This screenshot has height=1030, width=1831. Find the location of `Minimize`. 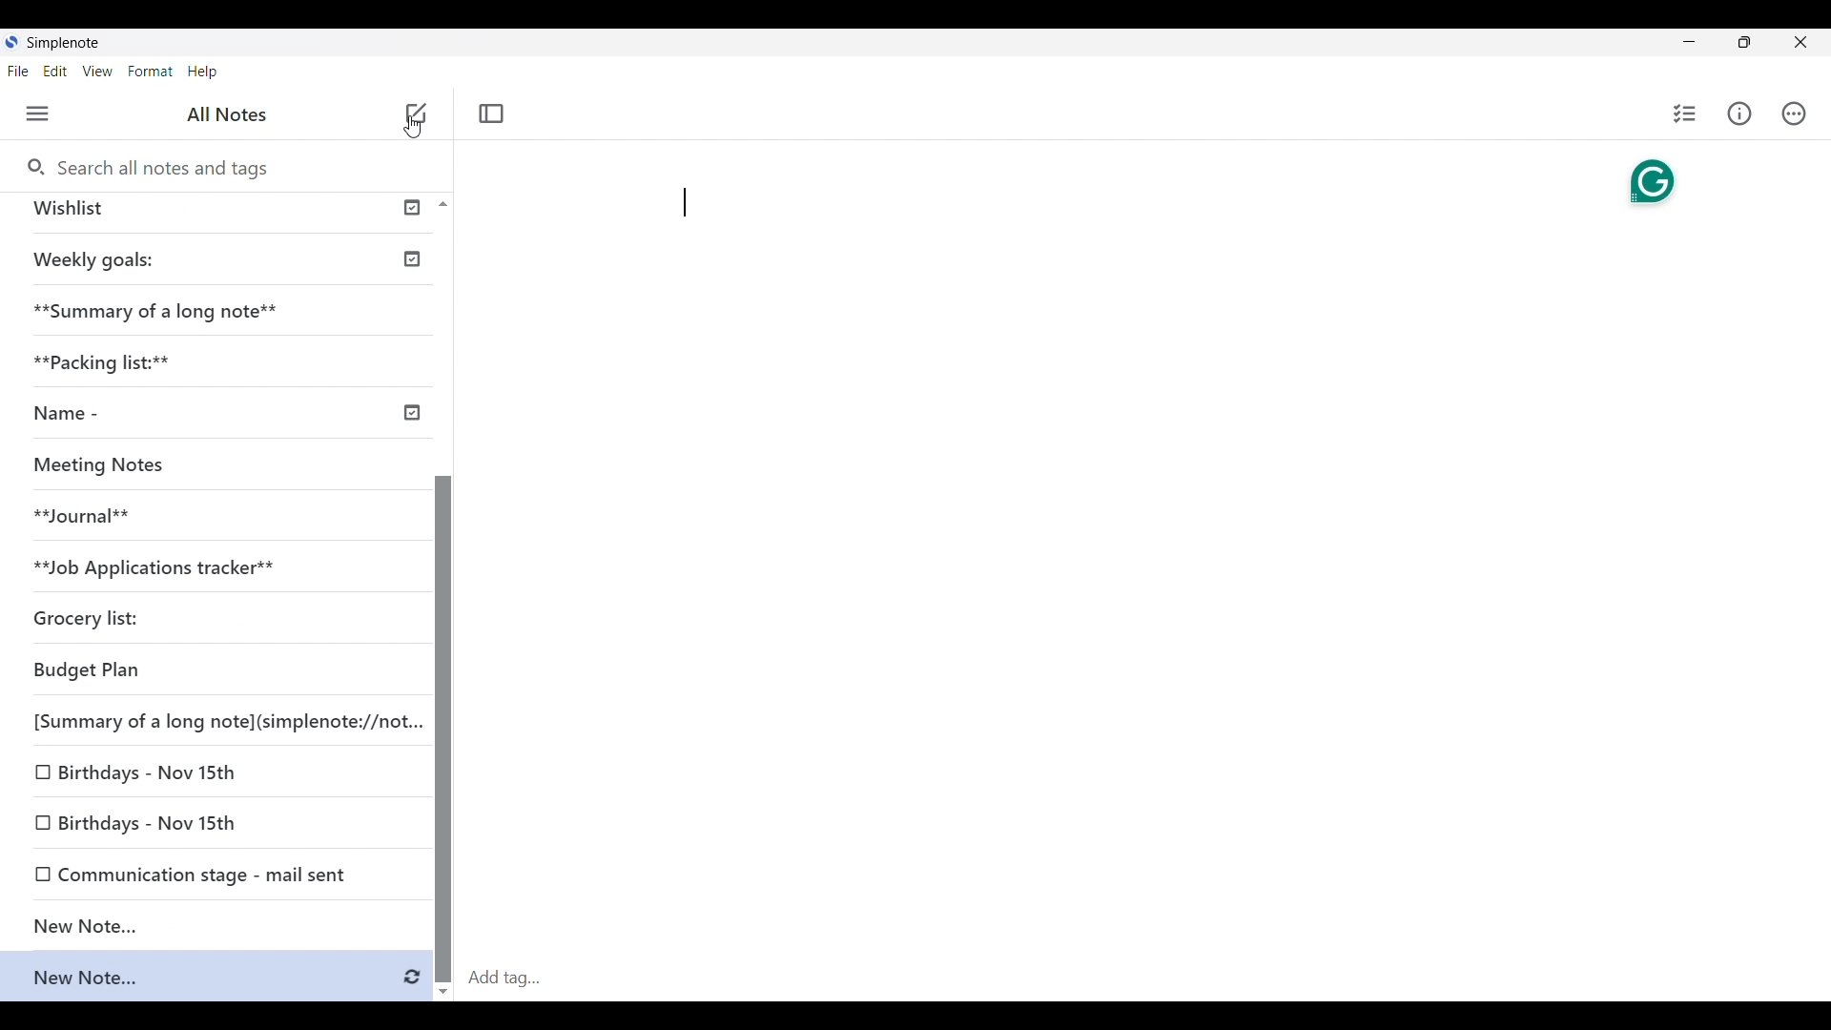

Minimize is located at coordinates (1689, 41).